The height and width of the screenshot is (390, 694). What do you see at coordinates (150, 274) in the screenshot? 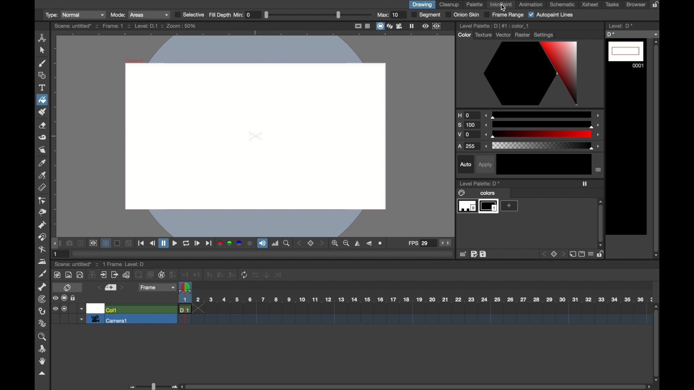
I see `screens` at bounding box center [150, 274].